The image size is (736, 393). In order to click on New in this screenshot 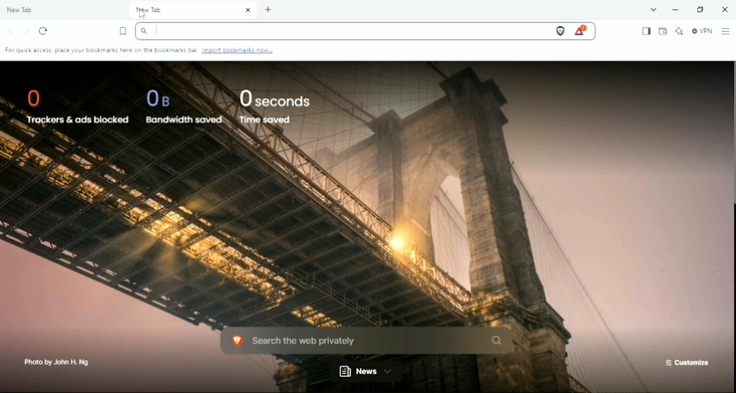, I will do `click(366, 372)`.